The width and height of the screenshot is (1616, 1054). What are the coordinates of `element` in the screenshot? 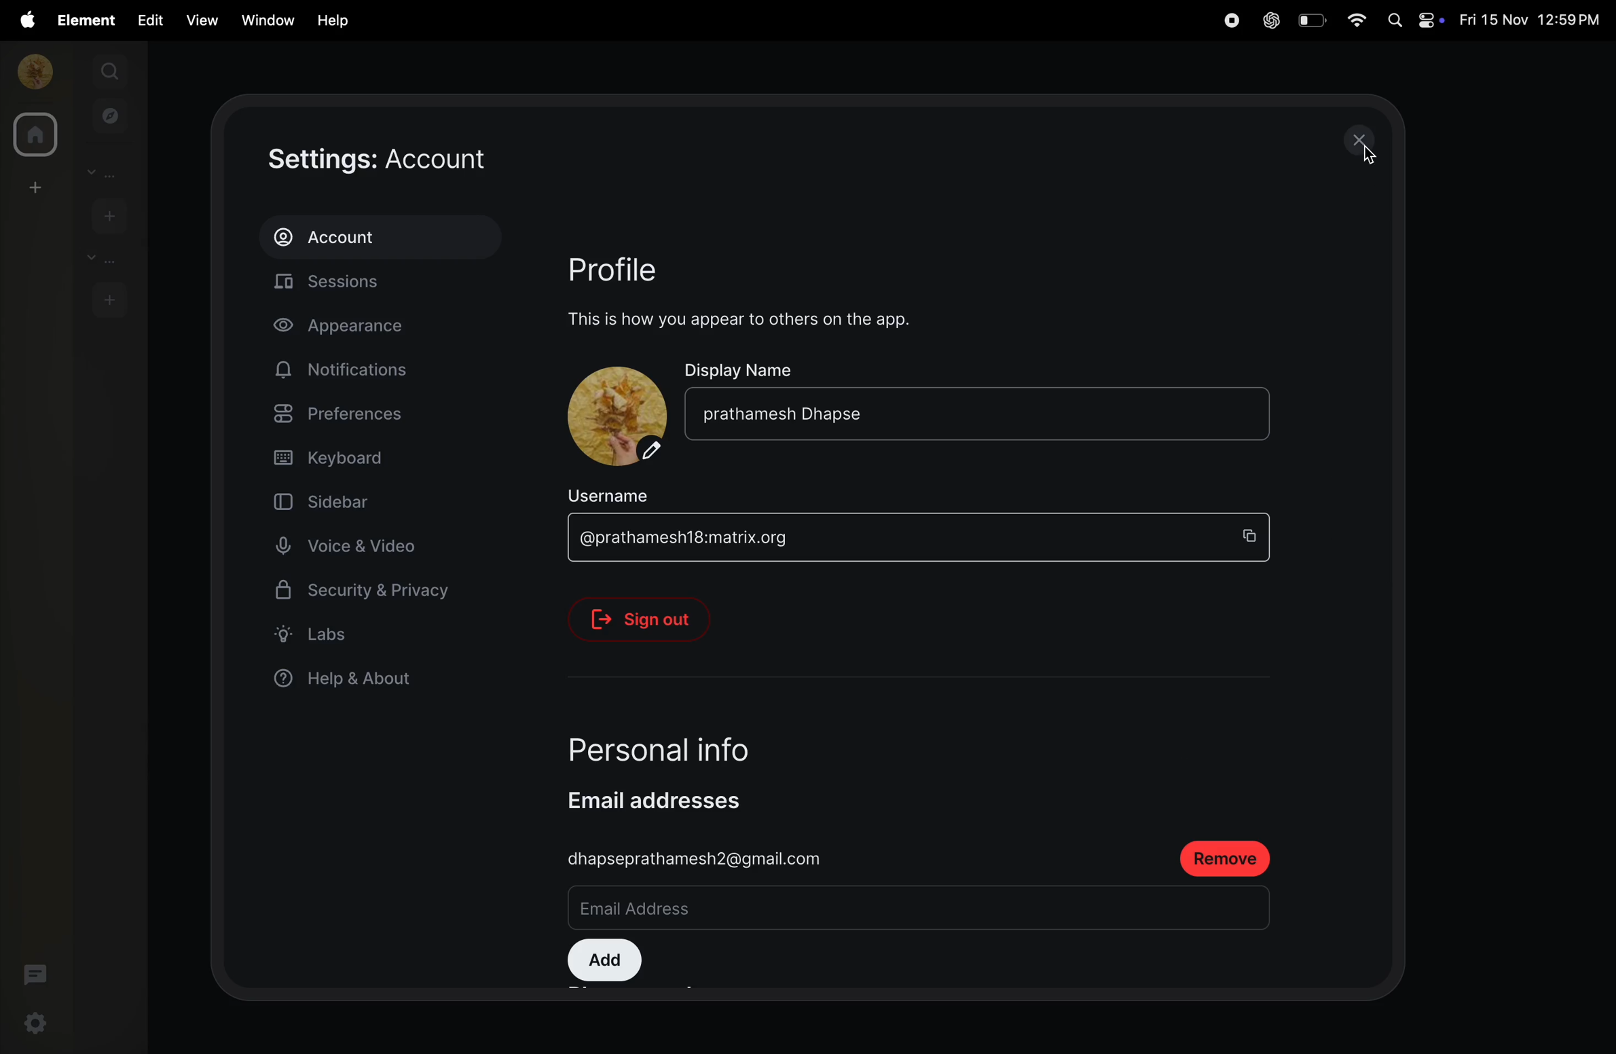 It's located at (88, 20).